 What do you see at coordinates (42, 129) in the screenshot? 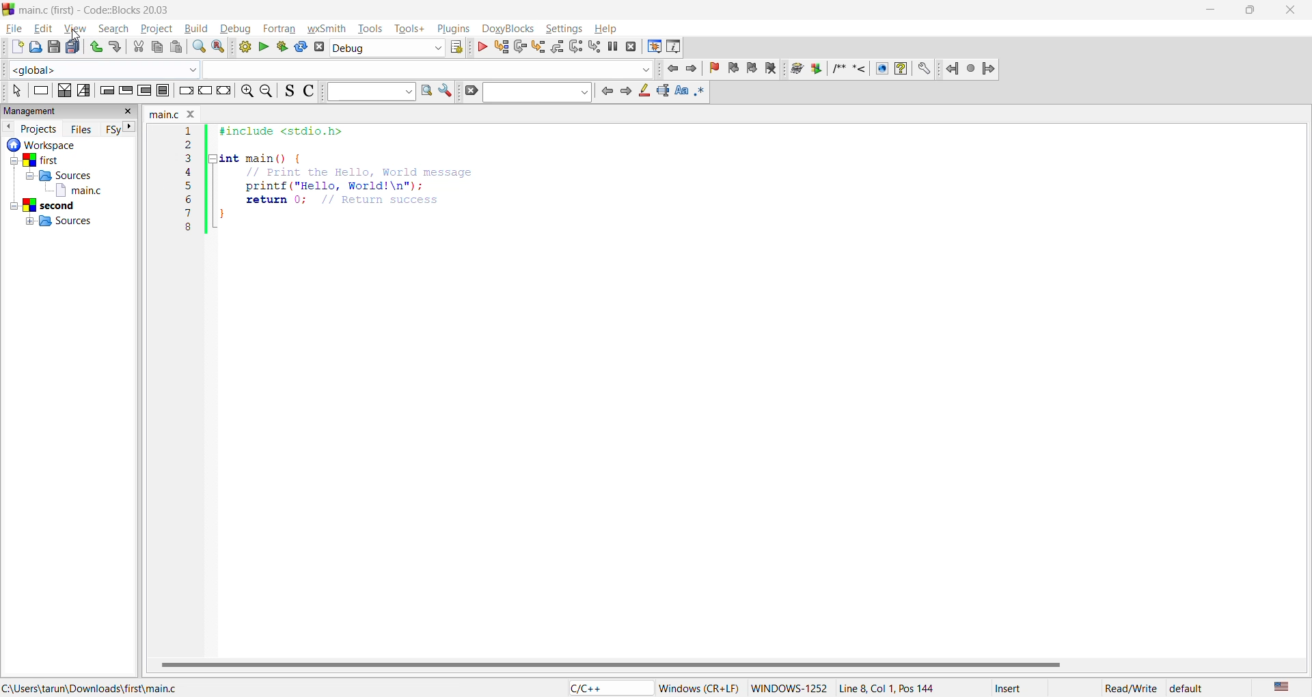
I see `projects` at bounding box center [42, 129].